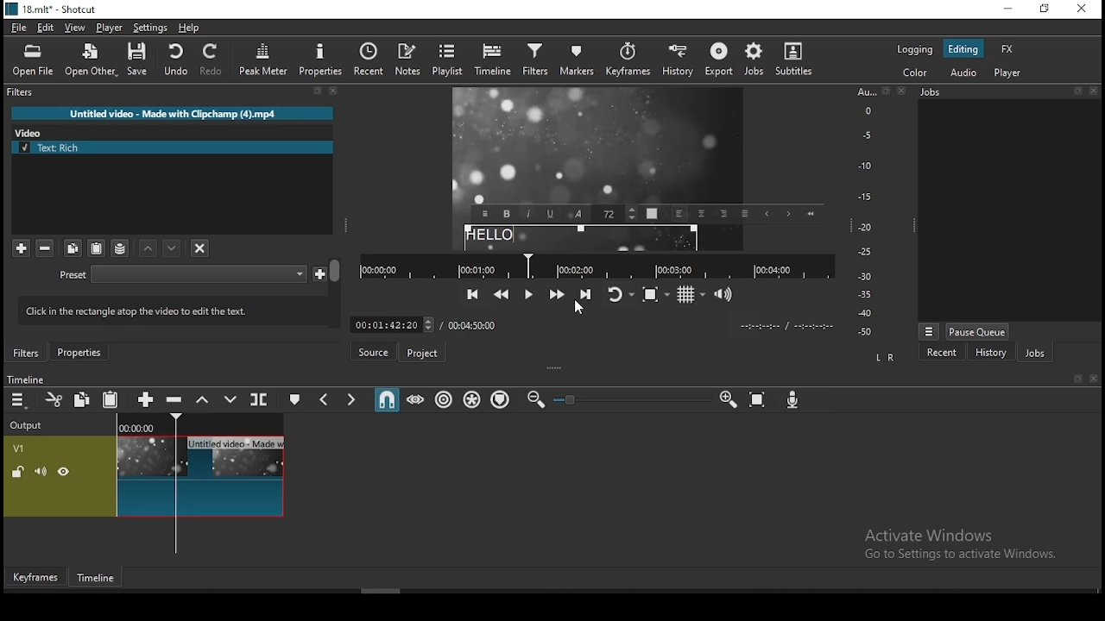 Image resolution: width=1105 pixels, height=621 pixels. I want to click on Save custom preset, so click(320, 273).